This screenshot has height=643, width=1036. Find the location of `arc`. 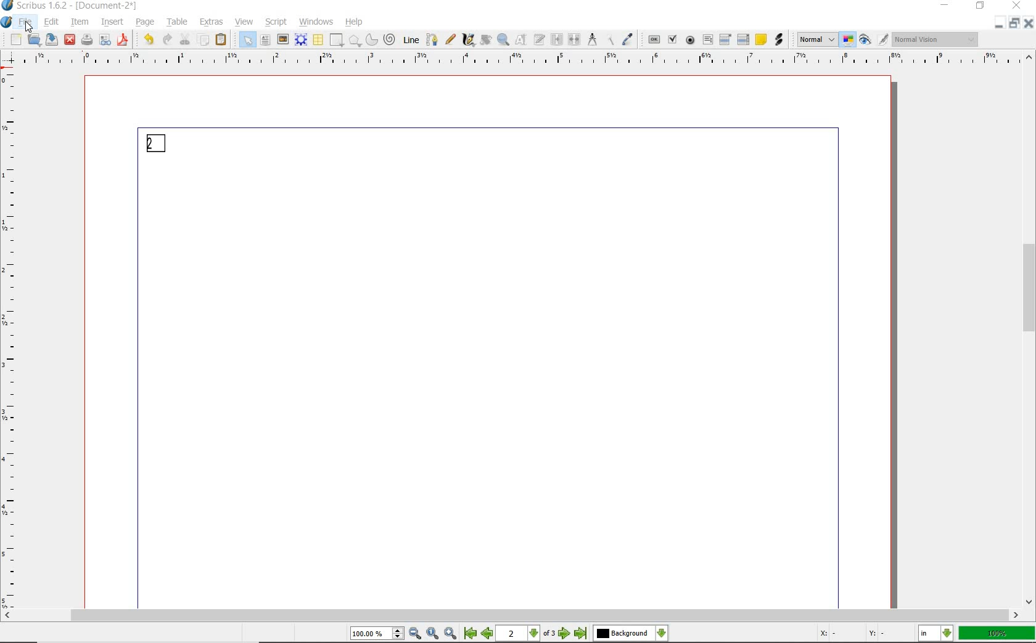

arc is located at coordinates (371, 41).